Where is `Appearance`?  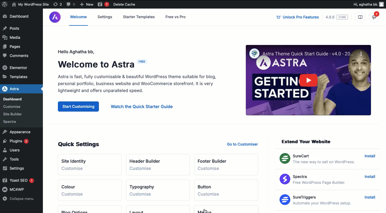
Appearance is located at coordinates (20, 132).